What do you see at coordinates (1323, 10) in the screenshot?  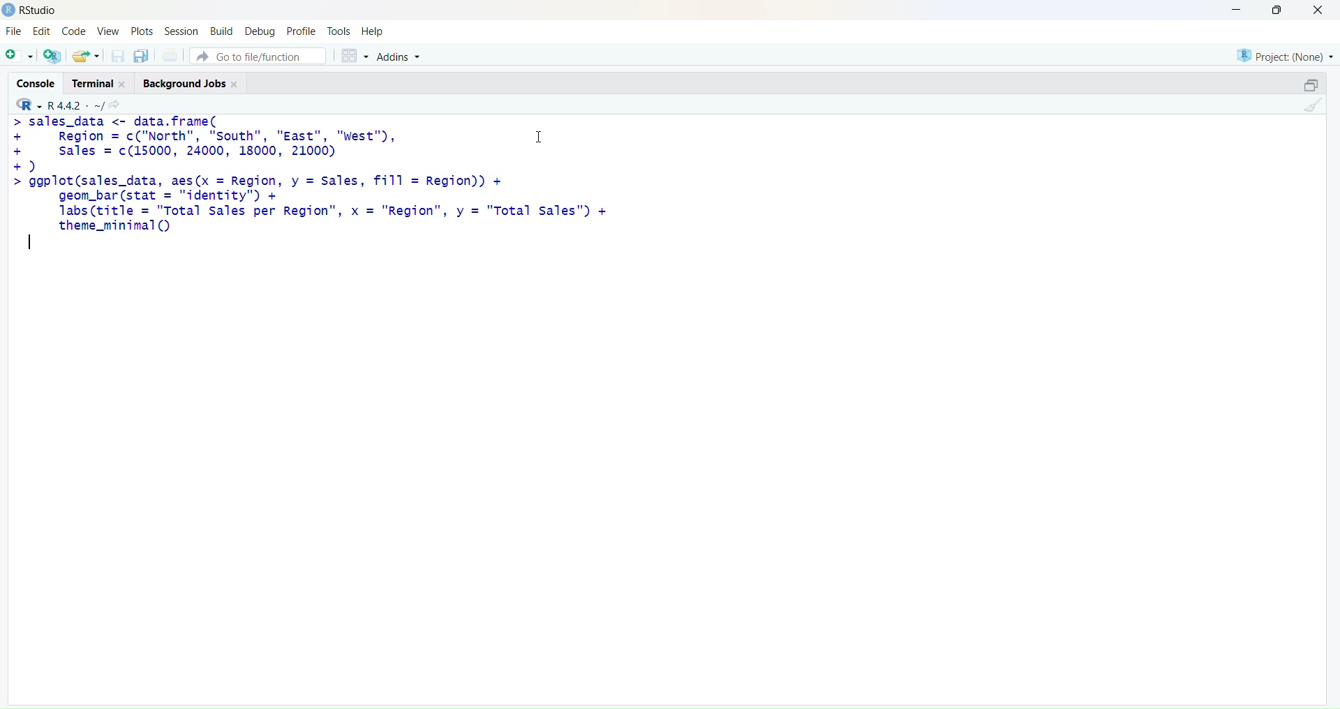 I see `close` at bounding box center [1323, 10].